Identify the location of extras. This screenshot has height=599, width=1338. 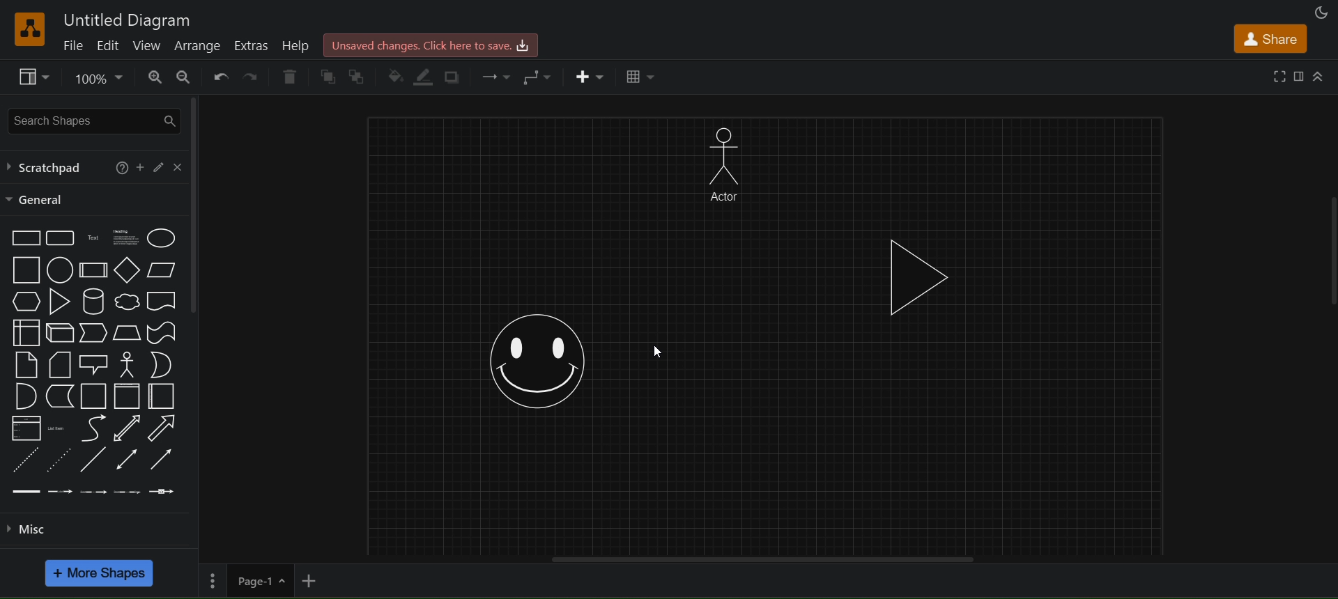
(252, 46).